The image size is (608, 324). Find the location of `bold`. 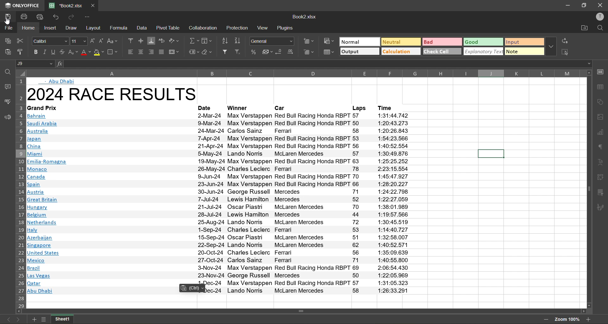

bold is located at coordinates (35, 51).